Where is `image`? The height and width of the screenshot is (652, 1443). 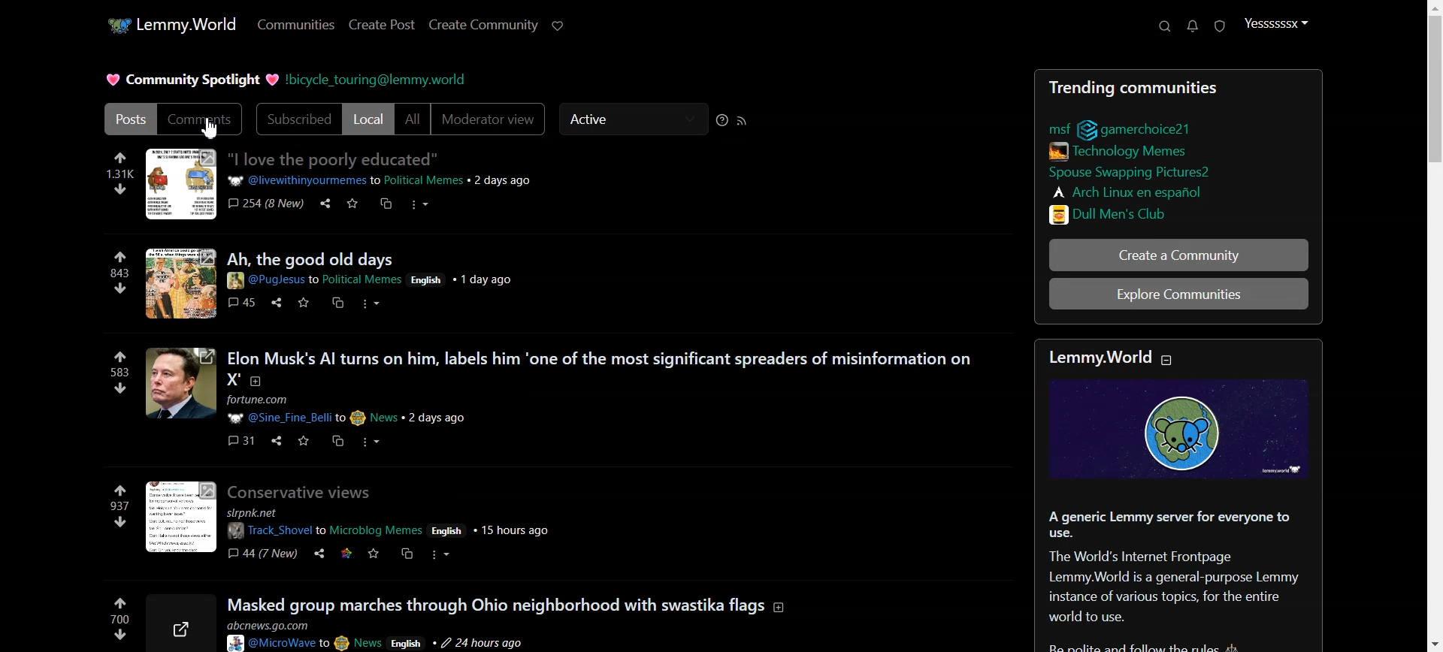 image is located at coordinates (181, 284).